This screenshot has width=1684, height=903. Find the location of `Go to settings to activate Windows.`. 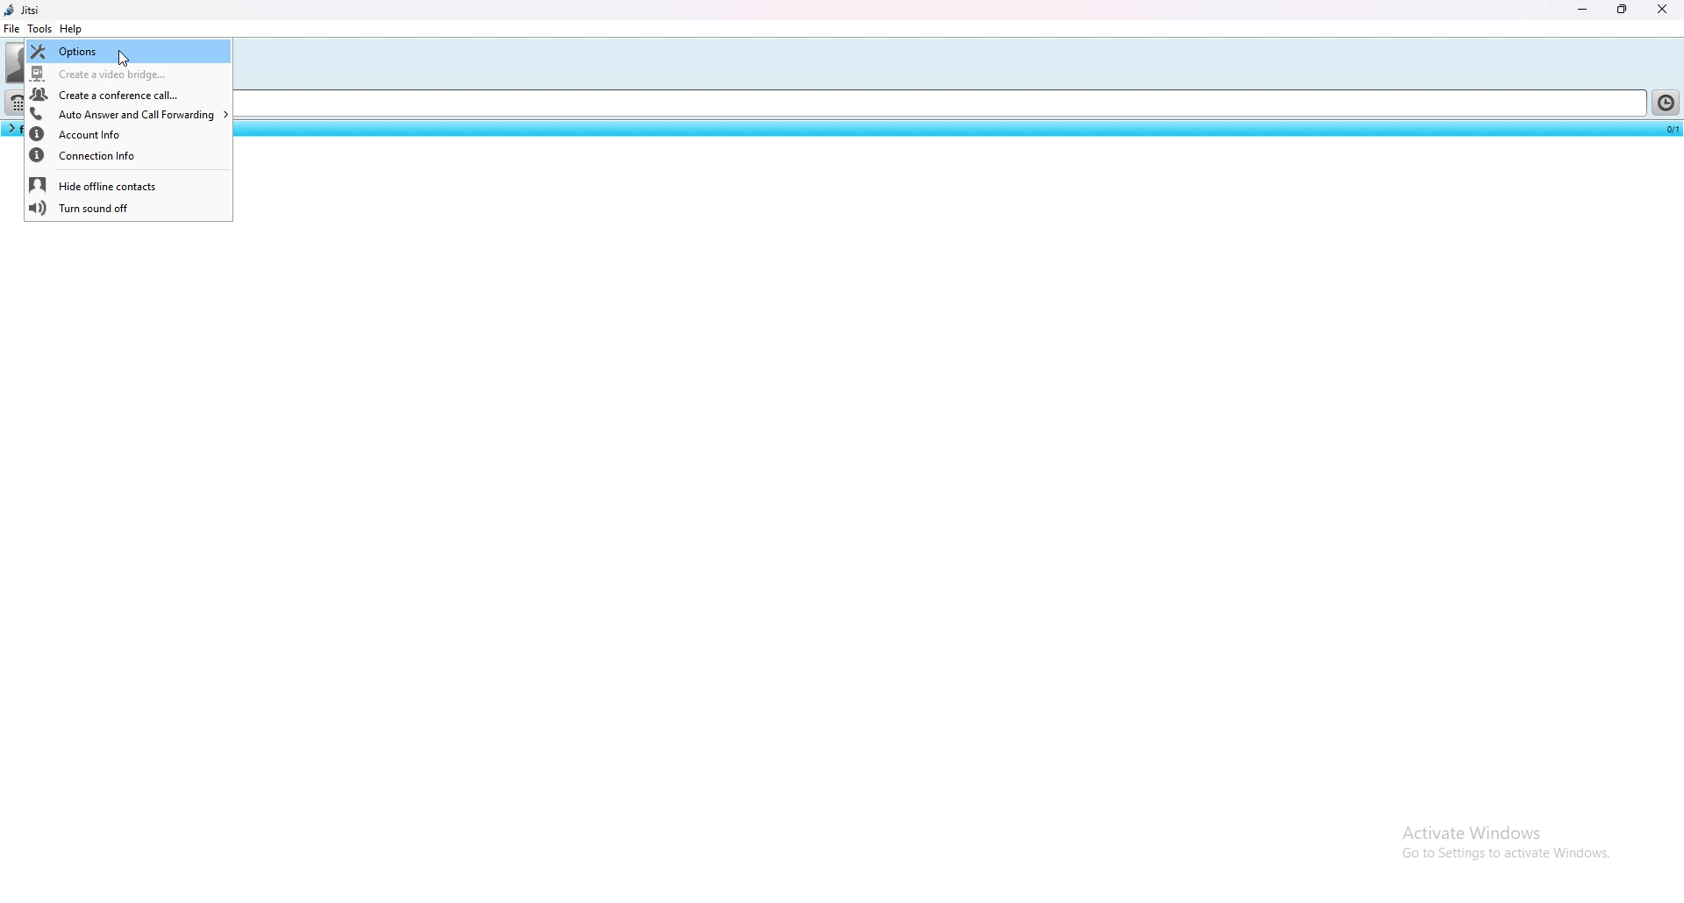

Go to settings to activate Windows. is located at coordinates (1503, 857).